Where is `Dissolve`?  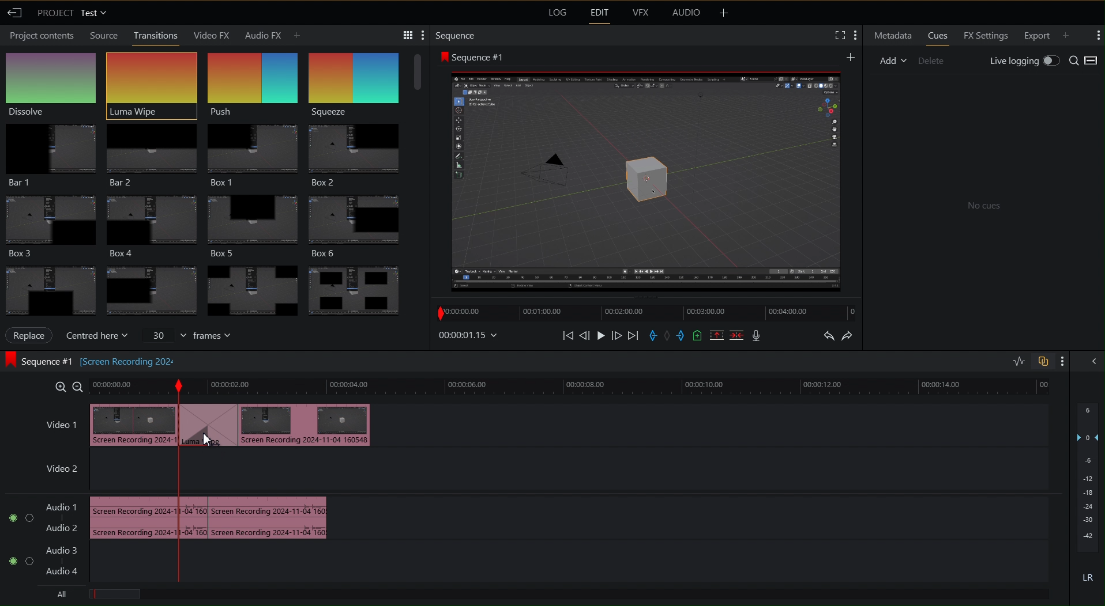
Dissolve is located at coordinates (54, 82).